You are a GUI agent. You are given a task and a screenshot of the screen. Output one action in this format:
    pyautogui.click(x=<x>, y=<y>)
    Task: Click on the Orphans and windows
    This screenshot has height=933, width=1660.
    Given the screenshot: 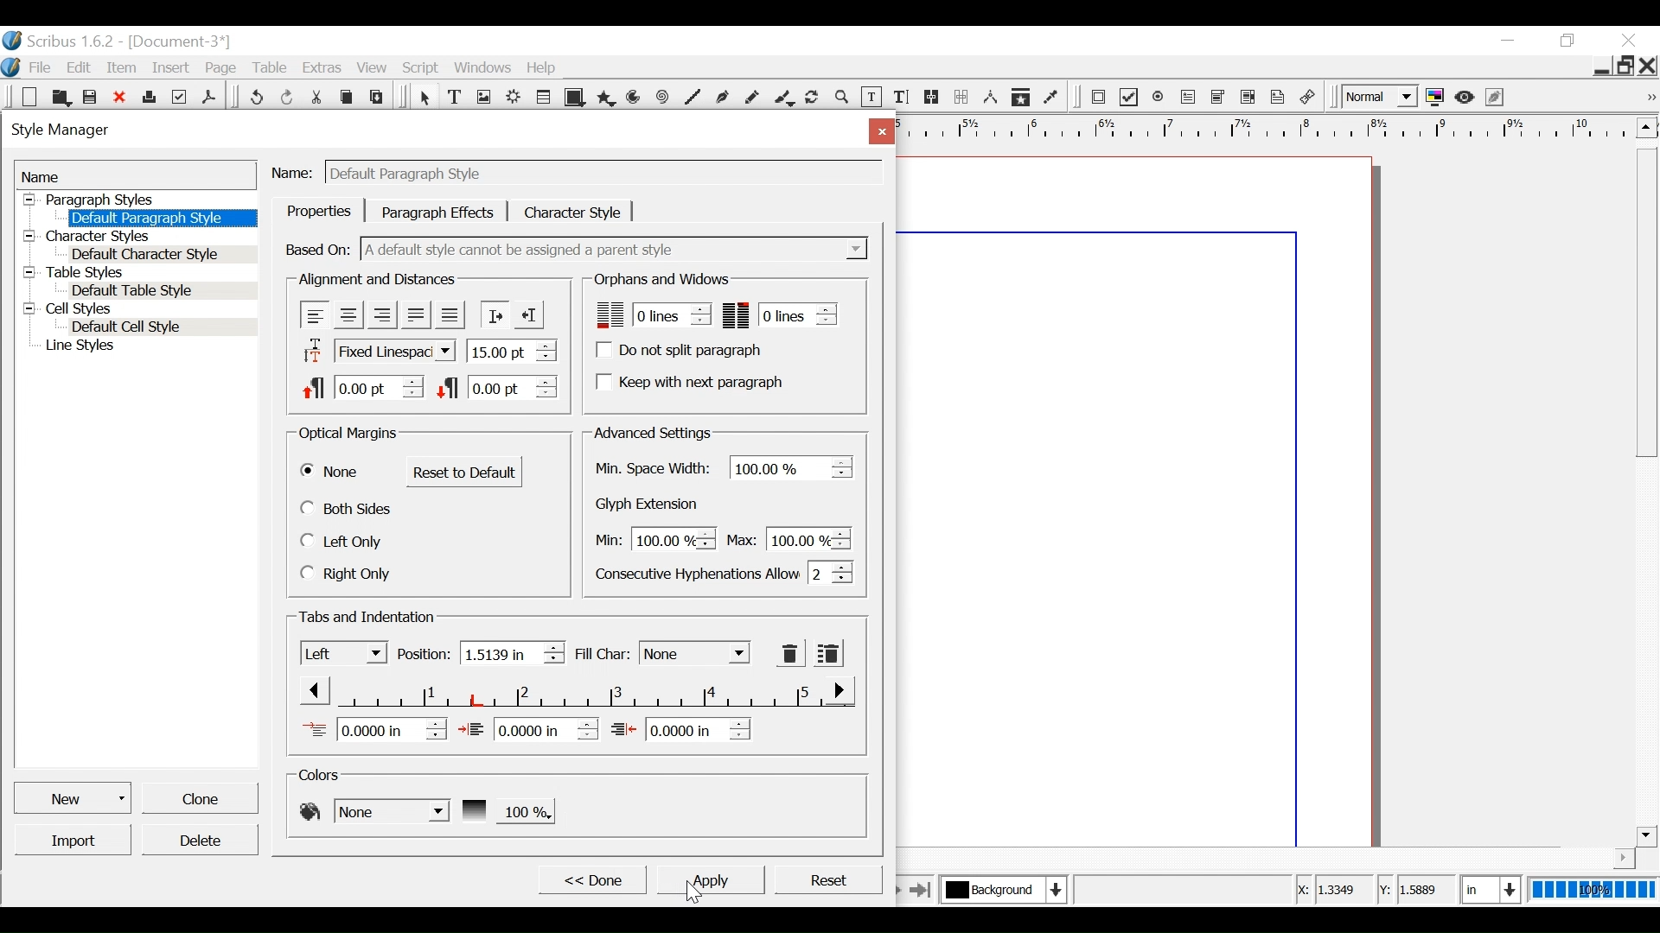 What is the action you would take?
    pyautogui.click(x=660, y=280)
    